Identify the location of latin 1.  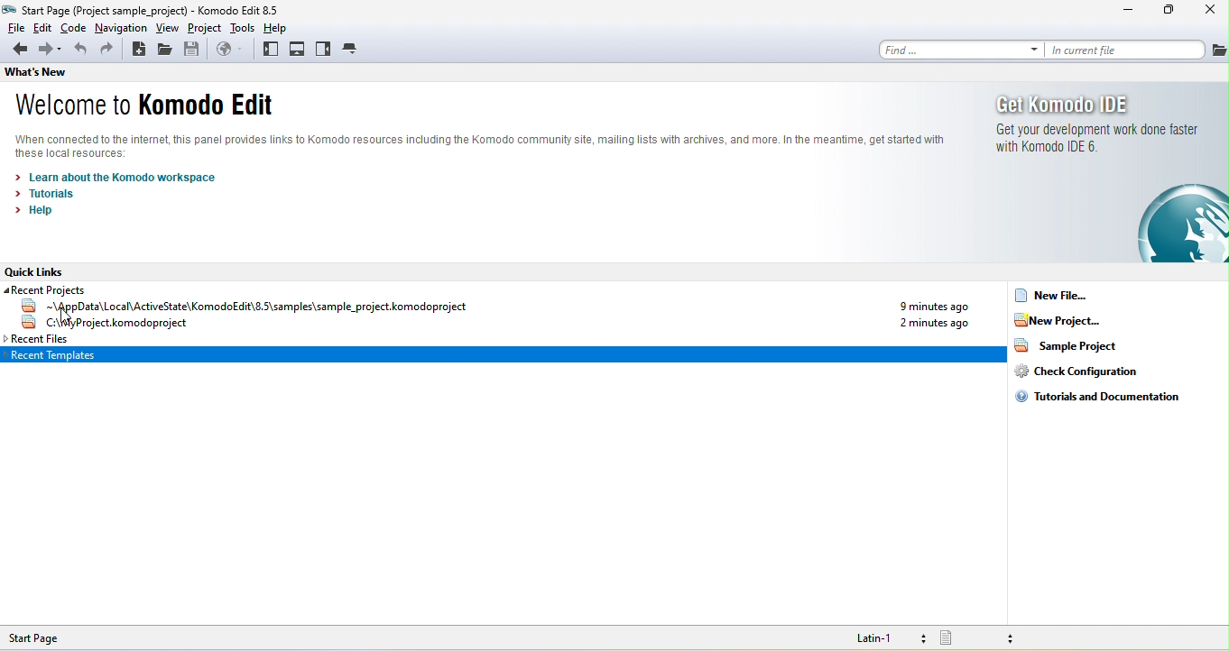
(878, 637).